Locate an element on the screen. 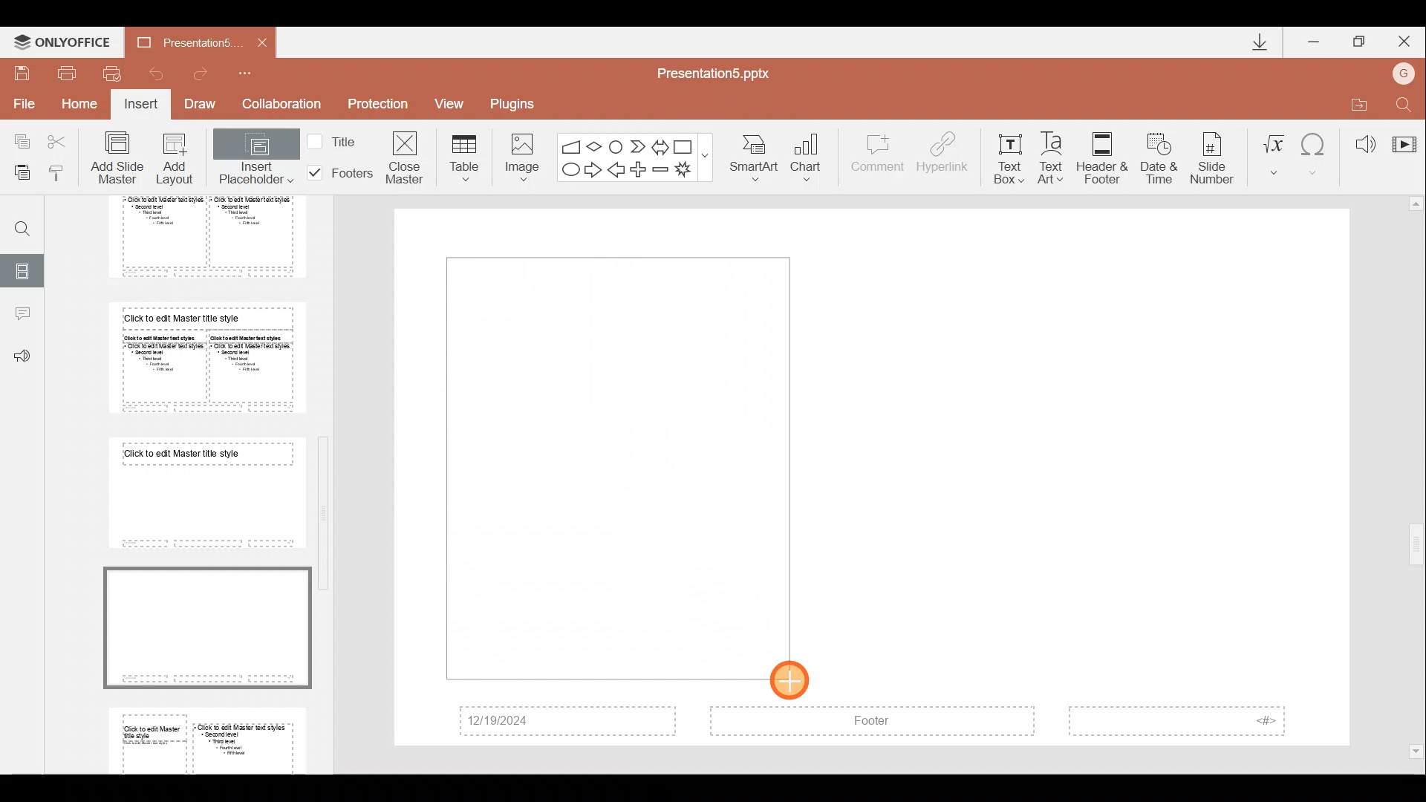 The height and width of the screenshot is (802, 1426). Feedback & support is located at coordinates (22, 357).